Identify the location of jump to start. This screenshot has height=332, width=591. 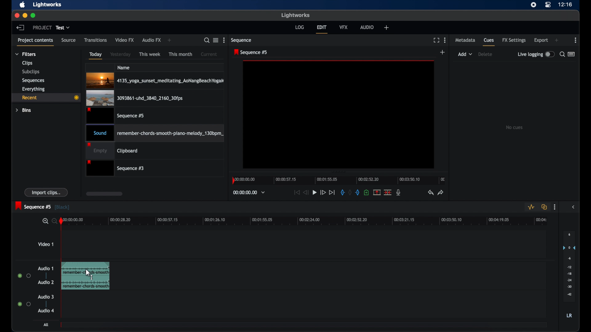
(296, 192).